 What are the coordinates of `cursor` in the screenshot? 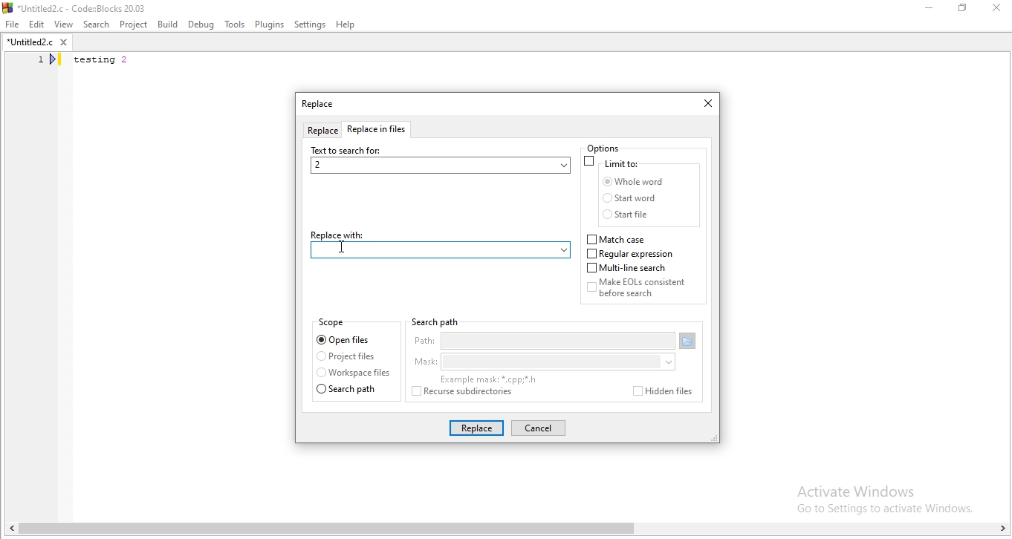 It's located at (343, 250).